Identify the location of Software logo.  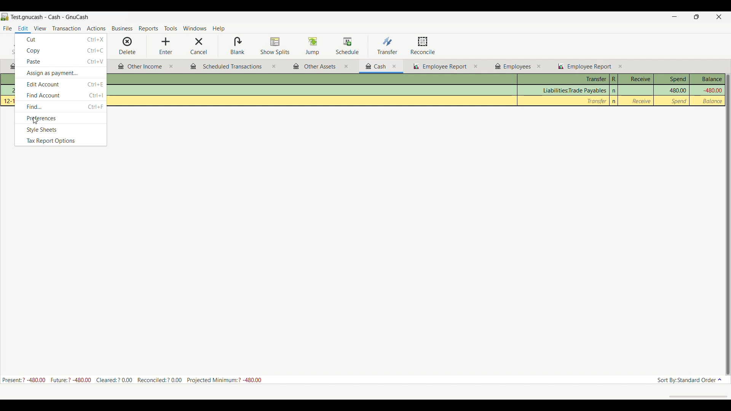
(5, 17).